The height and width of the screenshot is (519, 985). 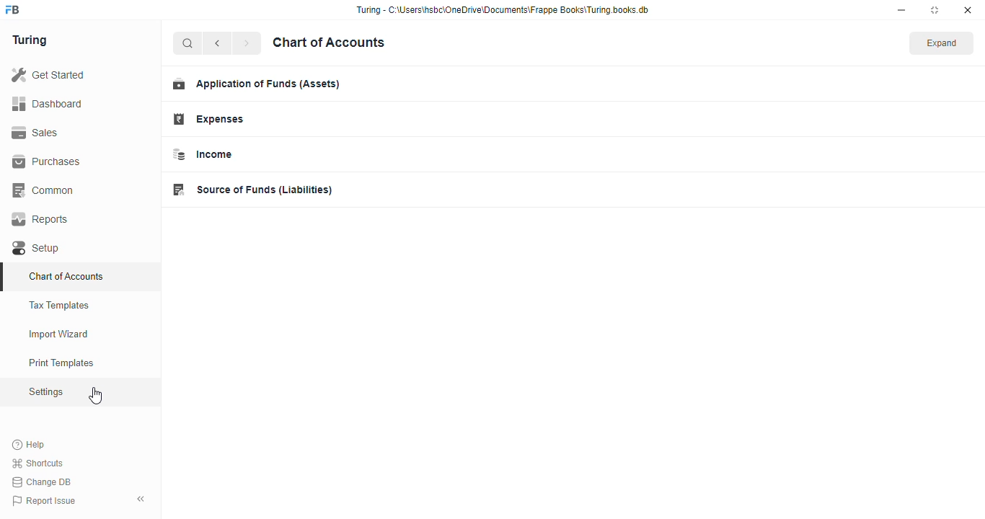 I want to click on settings, so click(x=48, y=393).